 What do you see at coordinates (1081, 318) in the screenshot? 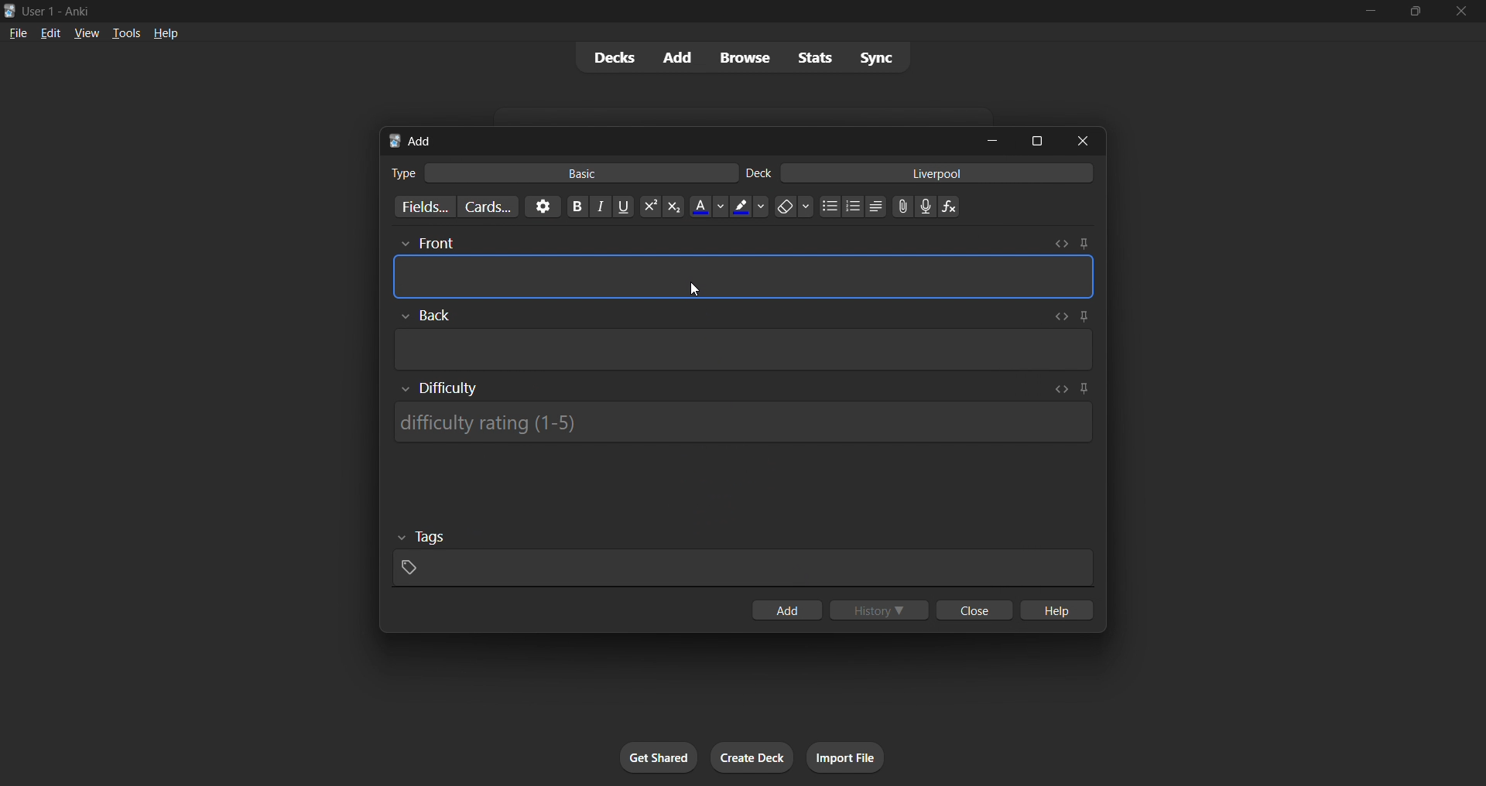
I see `Toggle sticky` at bounding box center [1081, 318].